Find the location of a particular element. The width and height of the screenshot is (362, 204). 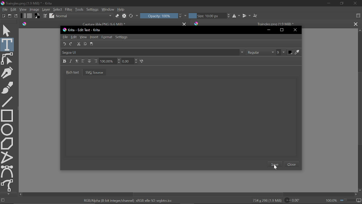

Cut is located at coordinates (79, 44).